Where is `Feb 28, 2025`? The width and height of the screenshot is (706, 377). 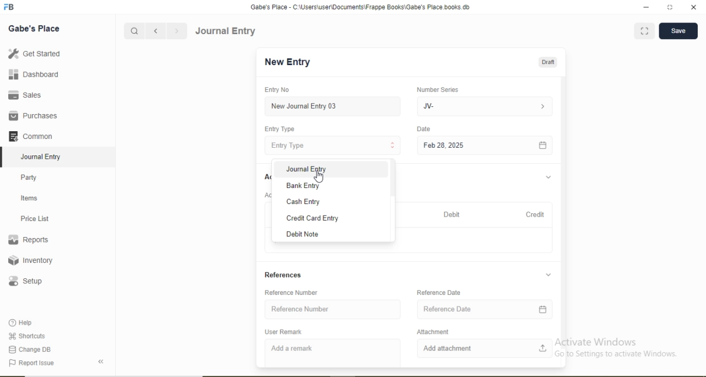 Feb 28, 2025 is located at coordinates (443, 145).